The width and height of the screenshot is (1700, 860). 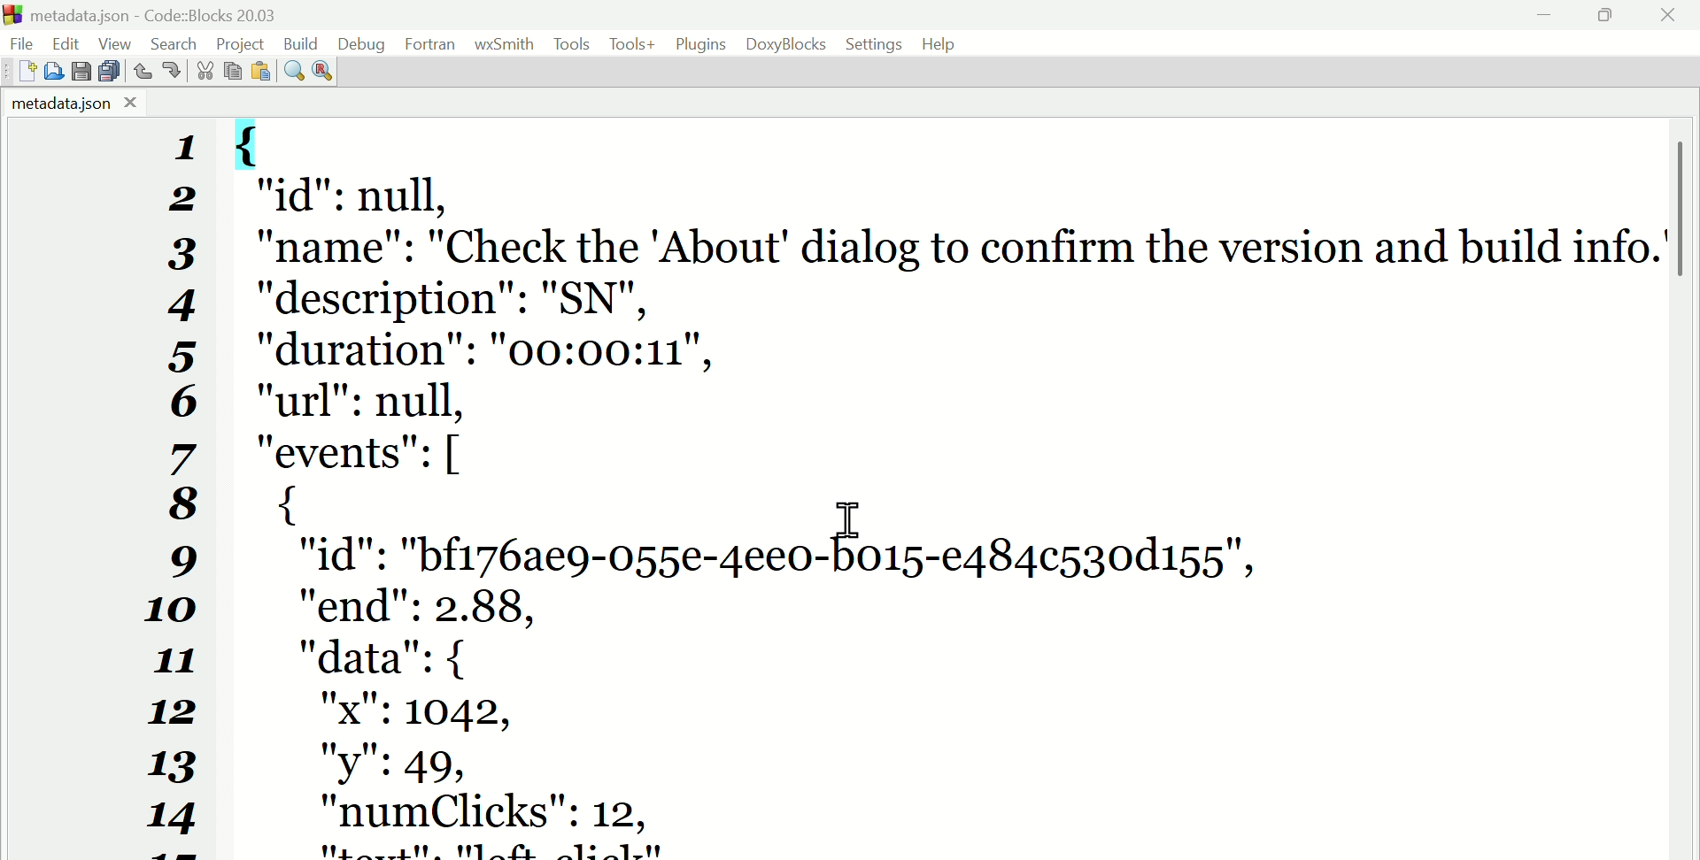 I want to click on {
"id": null,
"name": "Check the 'About' dialog to confirm the version and build info.’
"description": "SN",
"duration": "00:00:11",
"url": null,
"events": [
{
"id": "bf176ae9-055e-4ee0-b015-e484¢530d155",
"end": 2.88,
"data": {
"x": 1042,
"y": 49,
"numClicks": 12,, so click(x=943, y=474).